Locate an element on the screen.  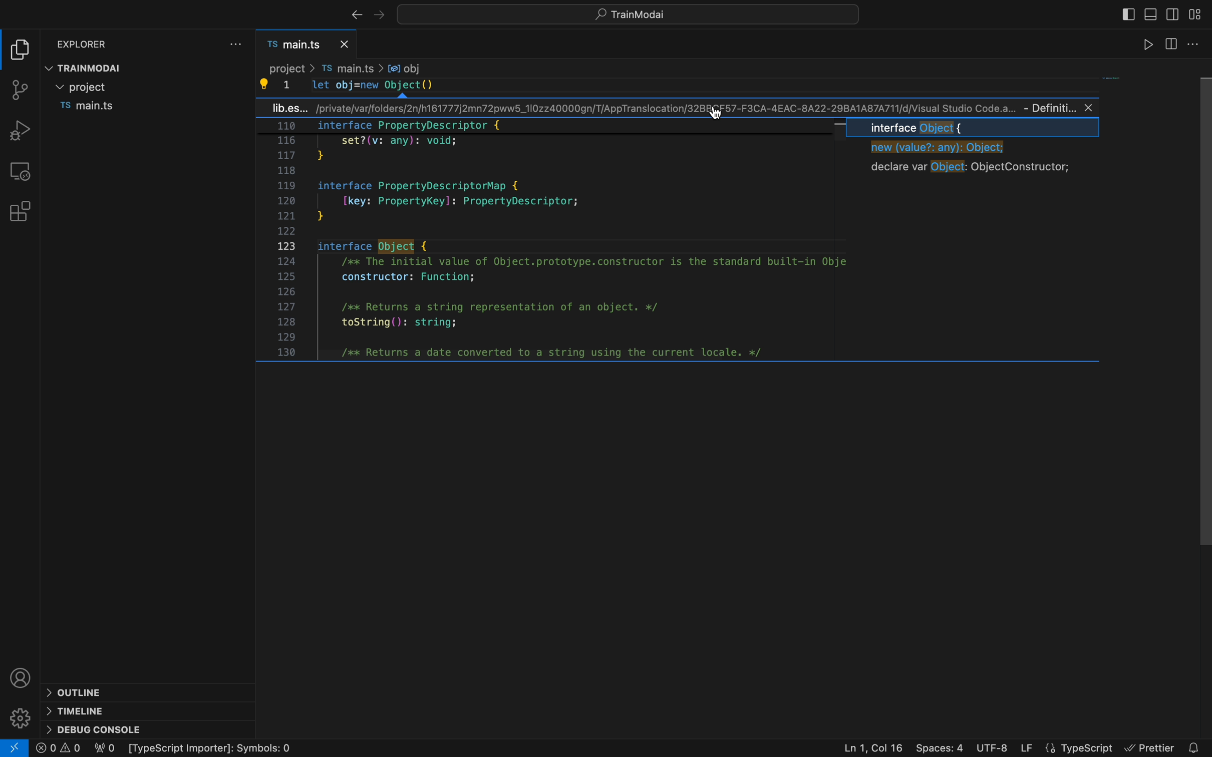
mini definition section is located at coordinates (680, 219).